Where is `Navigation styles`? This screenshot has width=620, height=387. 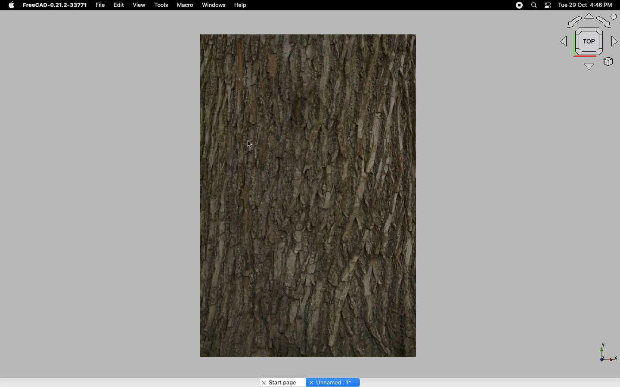
Navigation styles is located at coordinates (587, 41).